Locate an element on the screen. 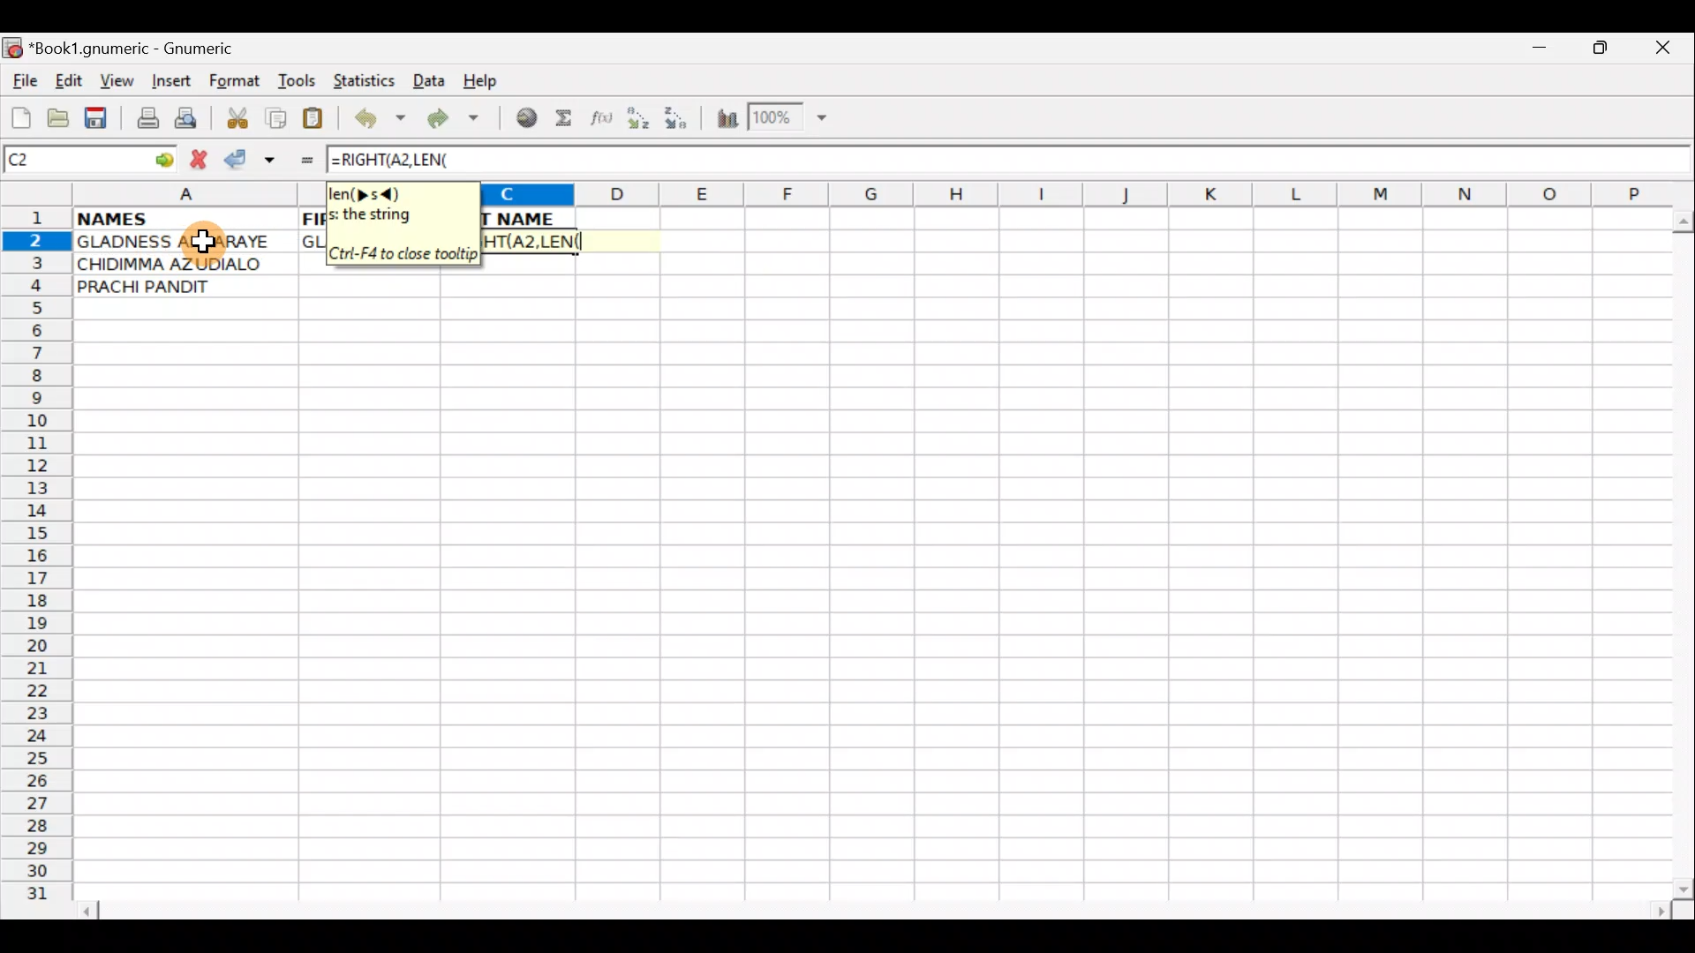 The height and width of the screenshot is (953, 1695). Data is located at coordinates (428, 79).